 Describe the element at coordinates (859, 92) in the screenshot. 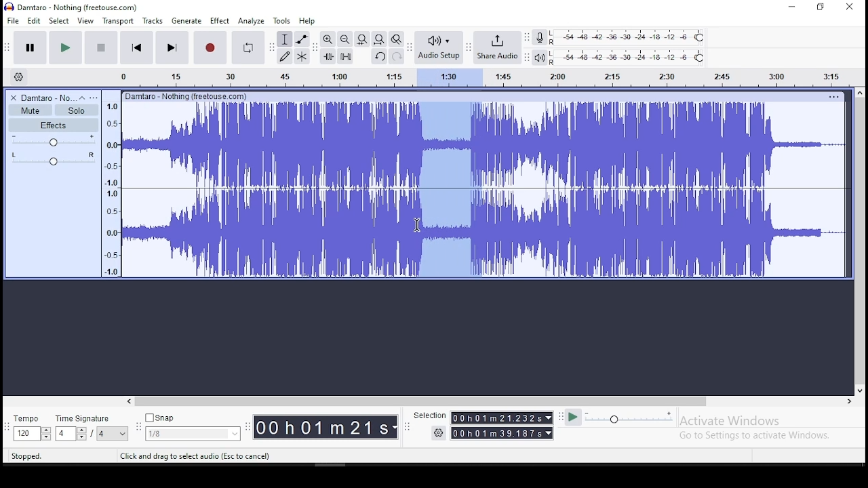

I see `up` at that location.